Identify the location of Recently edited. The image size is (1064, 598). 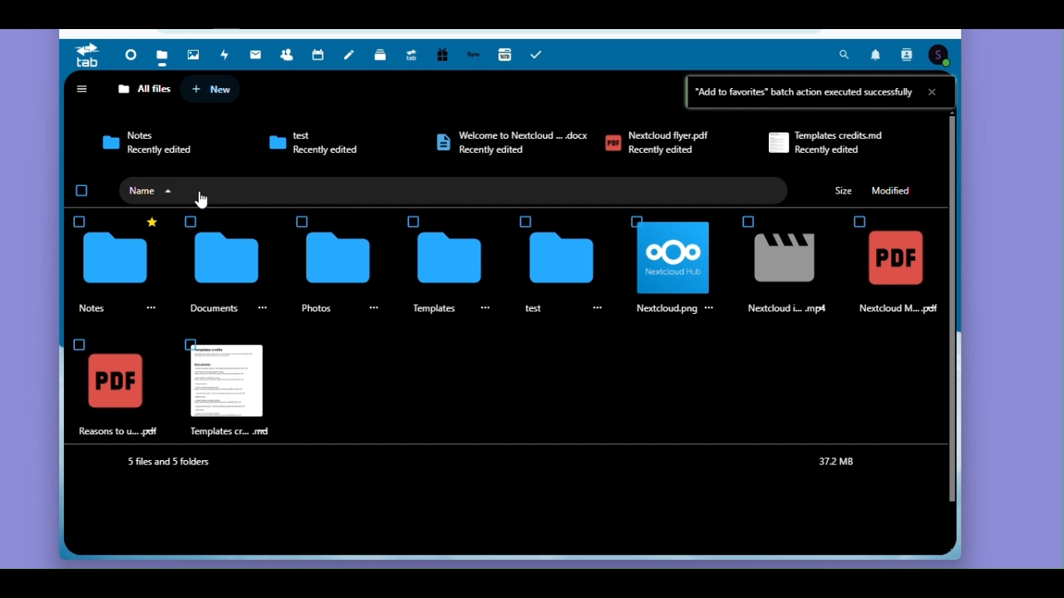
(495, 150).